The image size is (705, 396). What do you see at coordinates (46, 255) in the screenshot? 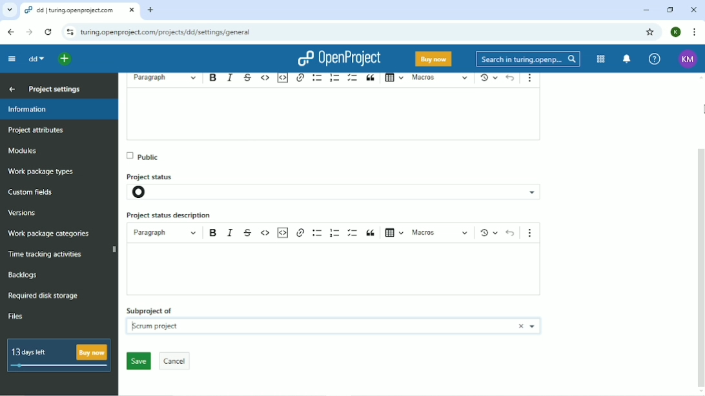
I see `Time racking activities` at bounding box center [46, 255].